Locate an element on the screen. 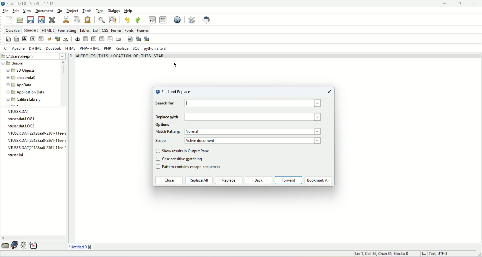  HTML is located at coordinates (71, 48).